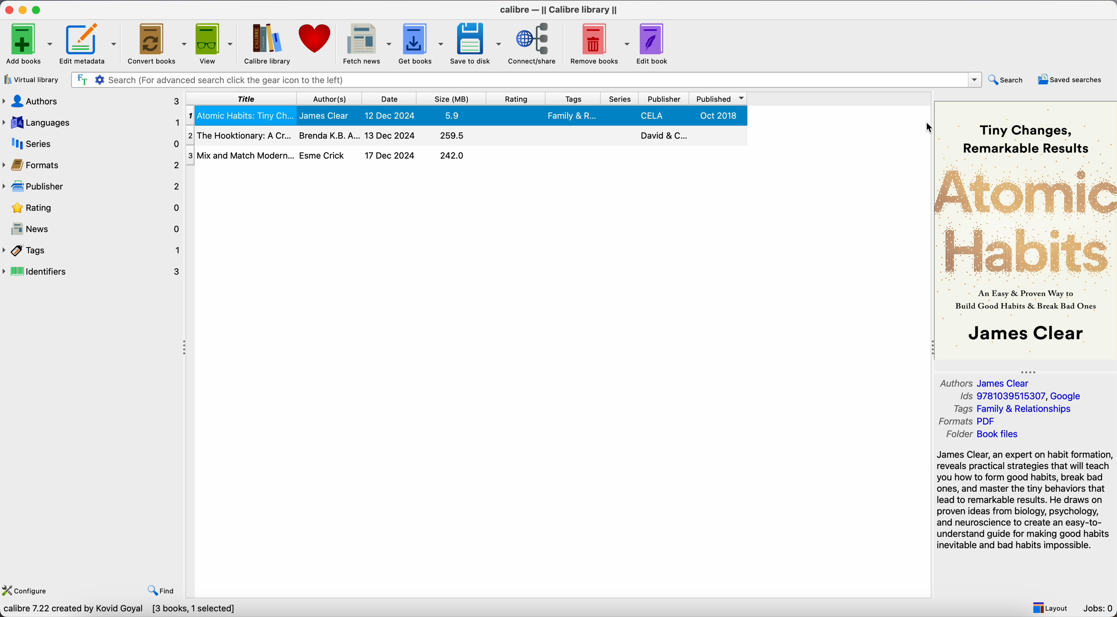 The width and height of the screenshot is (1117, 617). What do you see at coordinates (1052, 608) in the screenshot?
I see `Layout` at bounding box center [1052, 608].